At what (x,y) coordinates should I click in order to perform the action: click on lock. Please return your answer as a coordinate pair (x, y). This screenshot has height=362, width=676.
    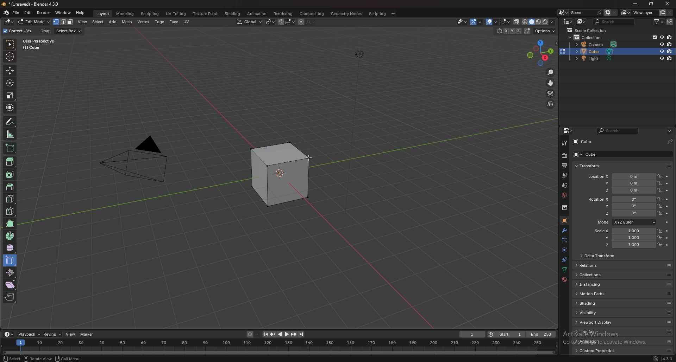
    Looking at the image, I should click on (659, 231).